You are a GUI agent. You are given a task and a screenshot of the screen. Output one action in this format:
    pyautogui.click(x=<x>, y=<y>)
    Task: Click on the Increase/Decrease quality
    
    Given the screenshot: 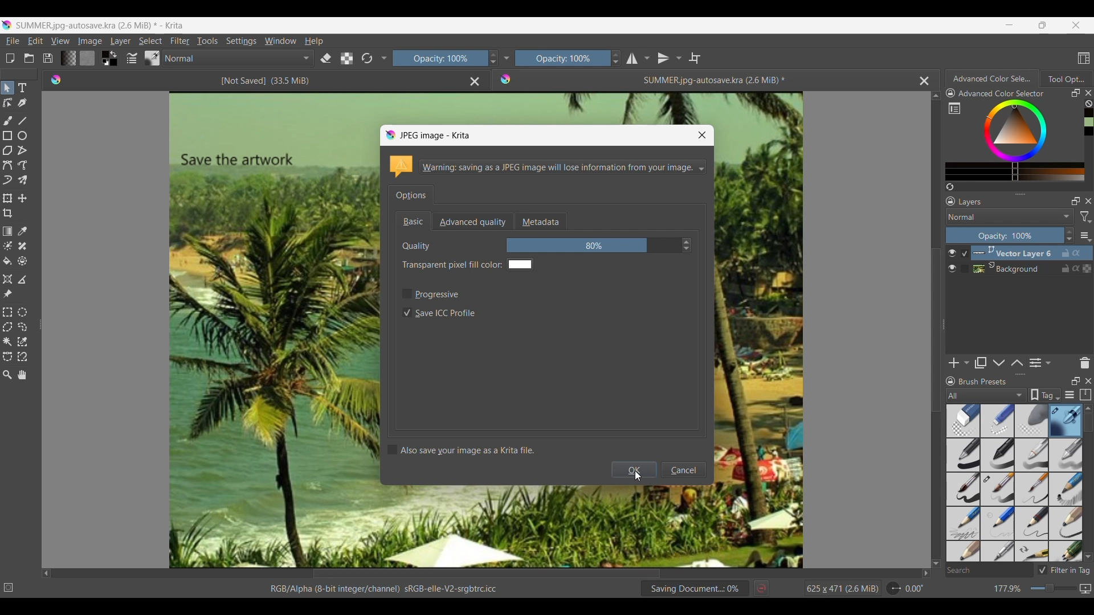 What is the action you would take?
    pyautogui.click(x=687, y=246)
    